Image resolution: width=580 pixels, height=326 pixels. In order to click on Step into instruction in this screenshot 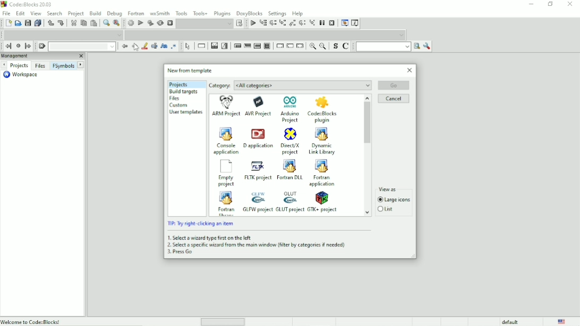, I will do `click(312, 23)`.